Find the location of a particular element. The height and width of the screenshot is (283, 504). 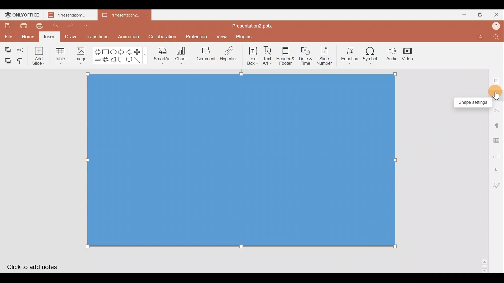

Left right arrow is located at coordinates (97, 50).